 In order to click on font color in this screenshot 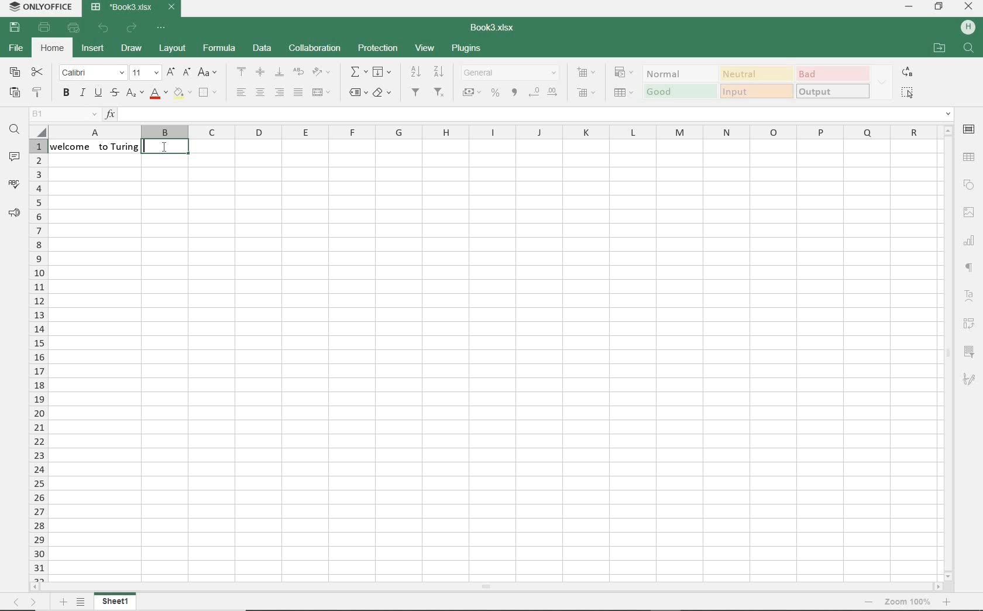, I will do `click(159, 93)`.